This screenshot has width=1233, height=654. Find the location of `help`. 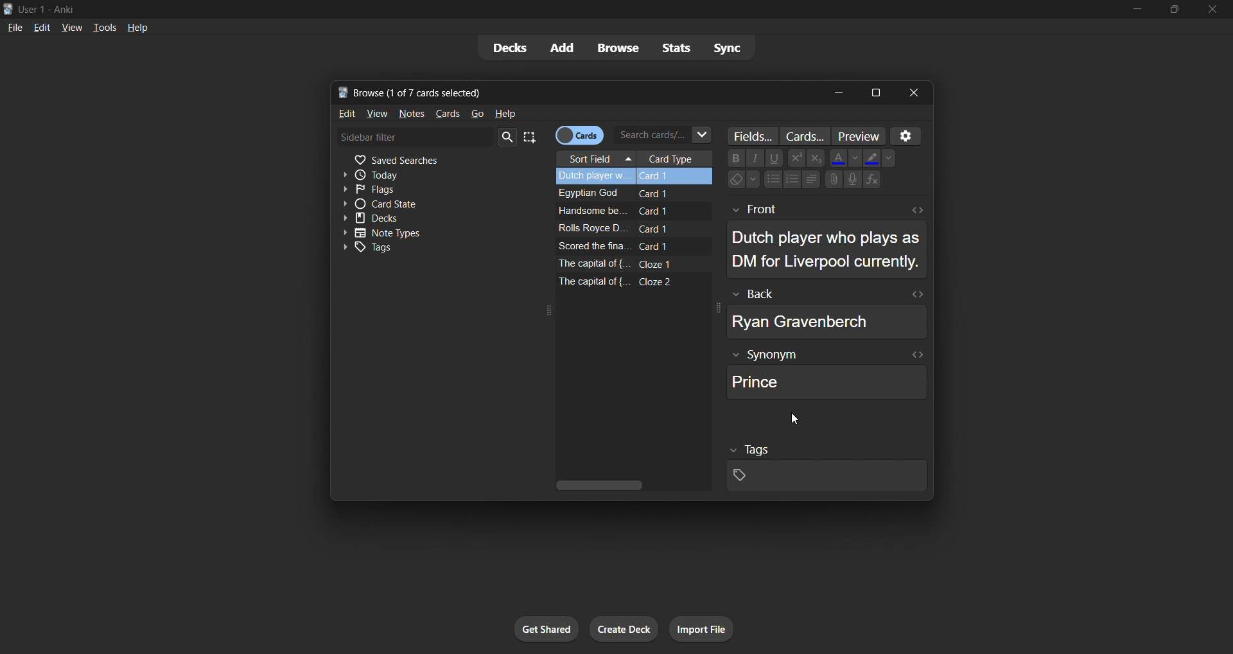

help is located at coordinates (509, 113).